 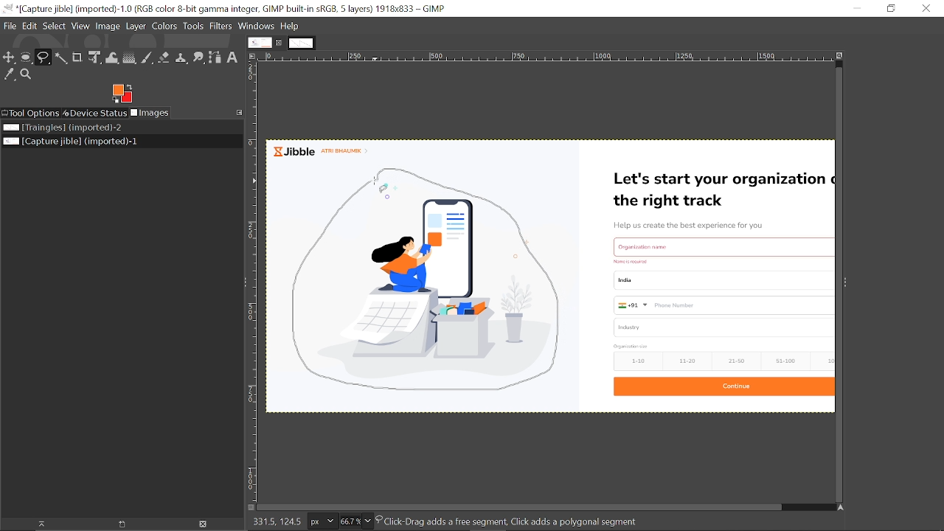 I want to click on Layer, so click(x=136, y=27).